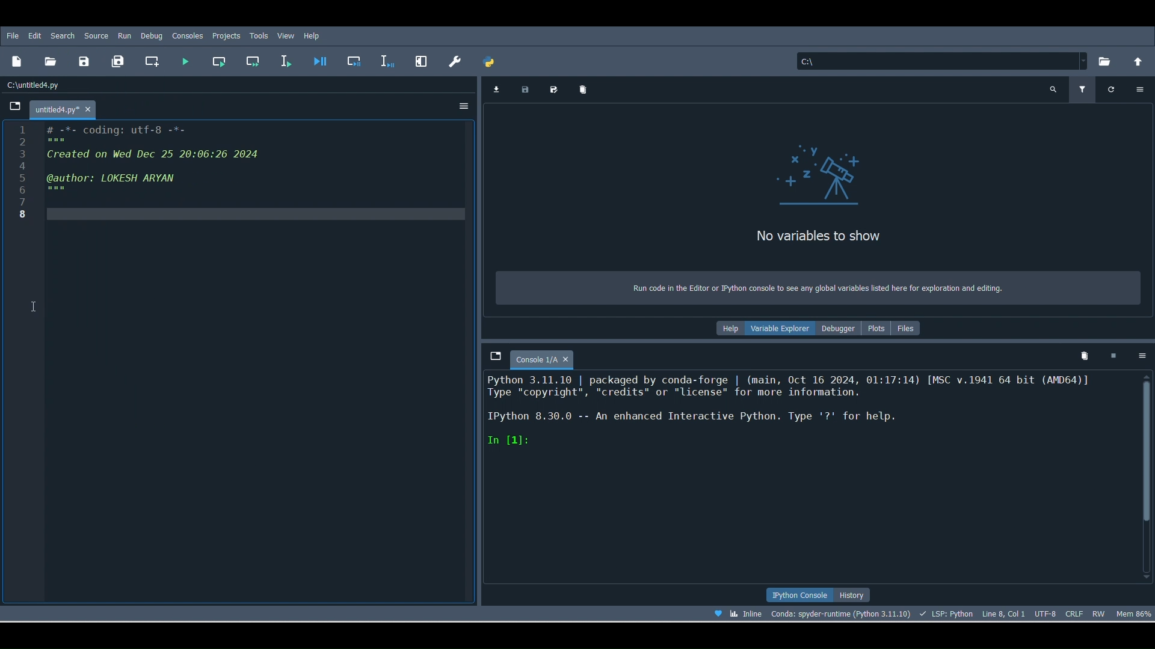 This screenshot has height=649, width=1155. Describe the element at coordinates (840, 328) in the screenshot. I see `Debugger` at that location.